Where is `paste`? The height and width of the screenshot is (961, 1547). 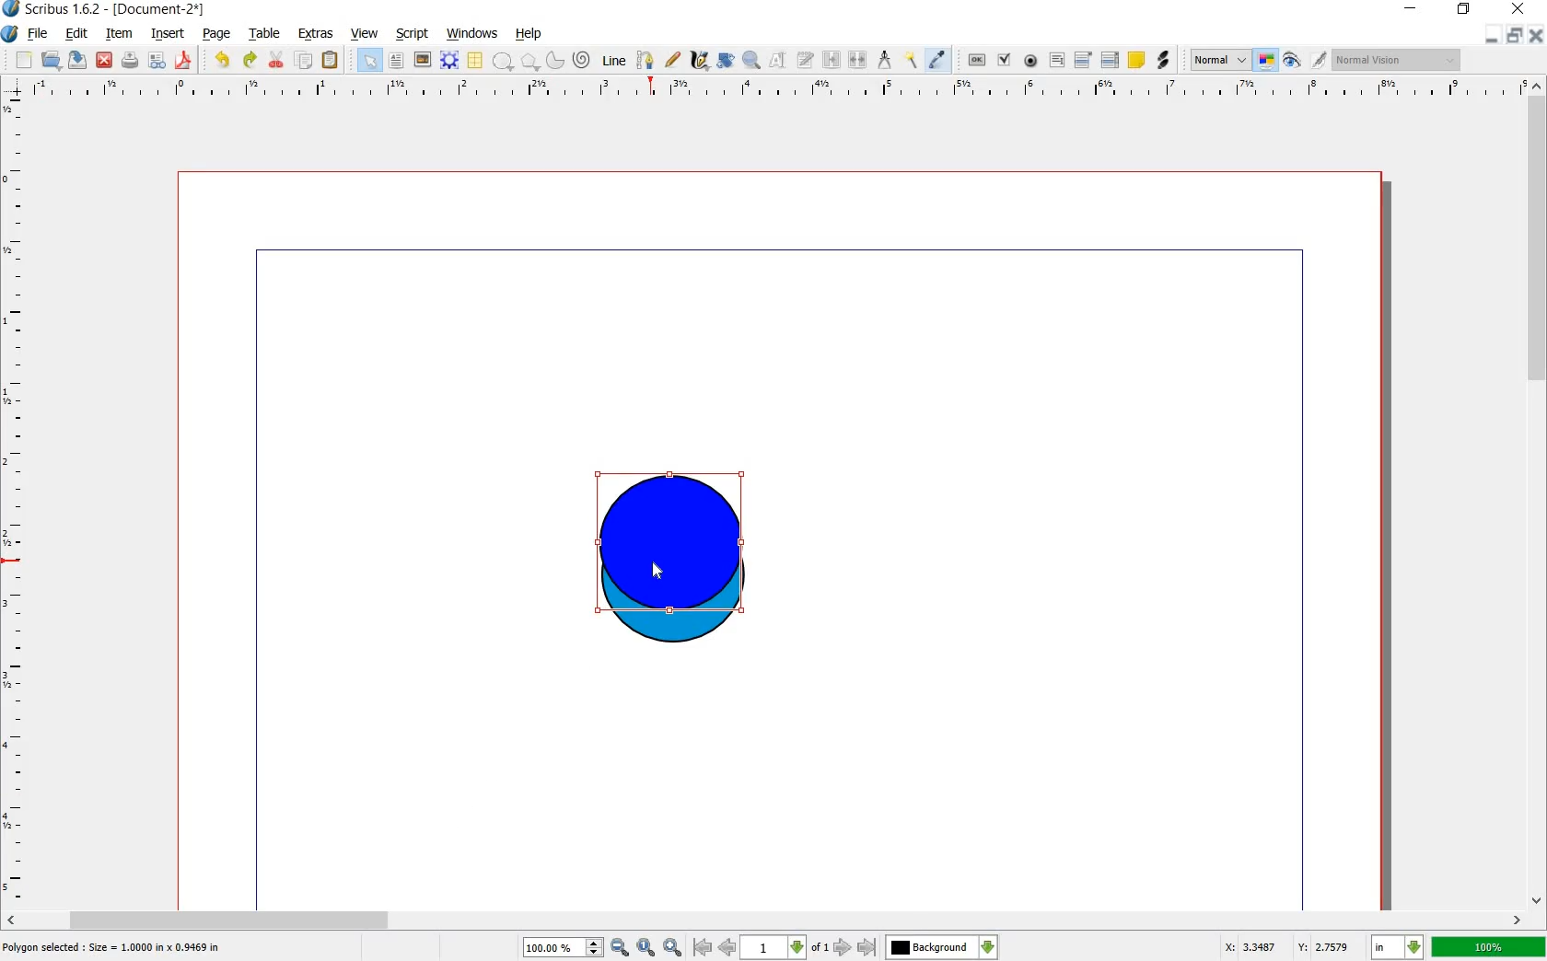 paste is located at coordinates (330, 60).